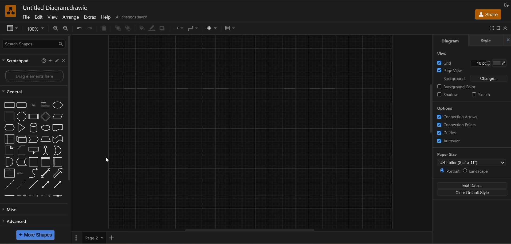 The image size is (511, 244). I want to click on autosave, so click(452, 141).